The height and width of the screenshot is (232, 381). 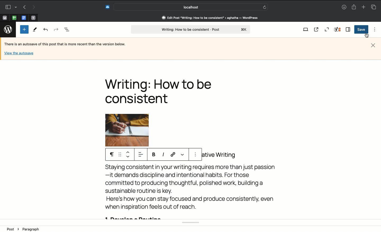 I want to click on Link, so click(x=174, y=155).